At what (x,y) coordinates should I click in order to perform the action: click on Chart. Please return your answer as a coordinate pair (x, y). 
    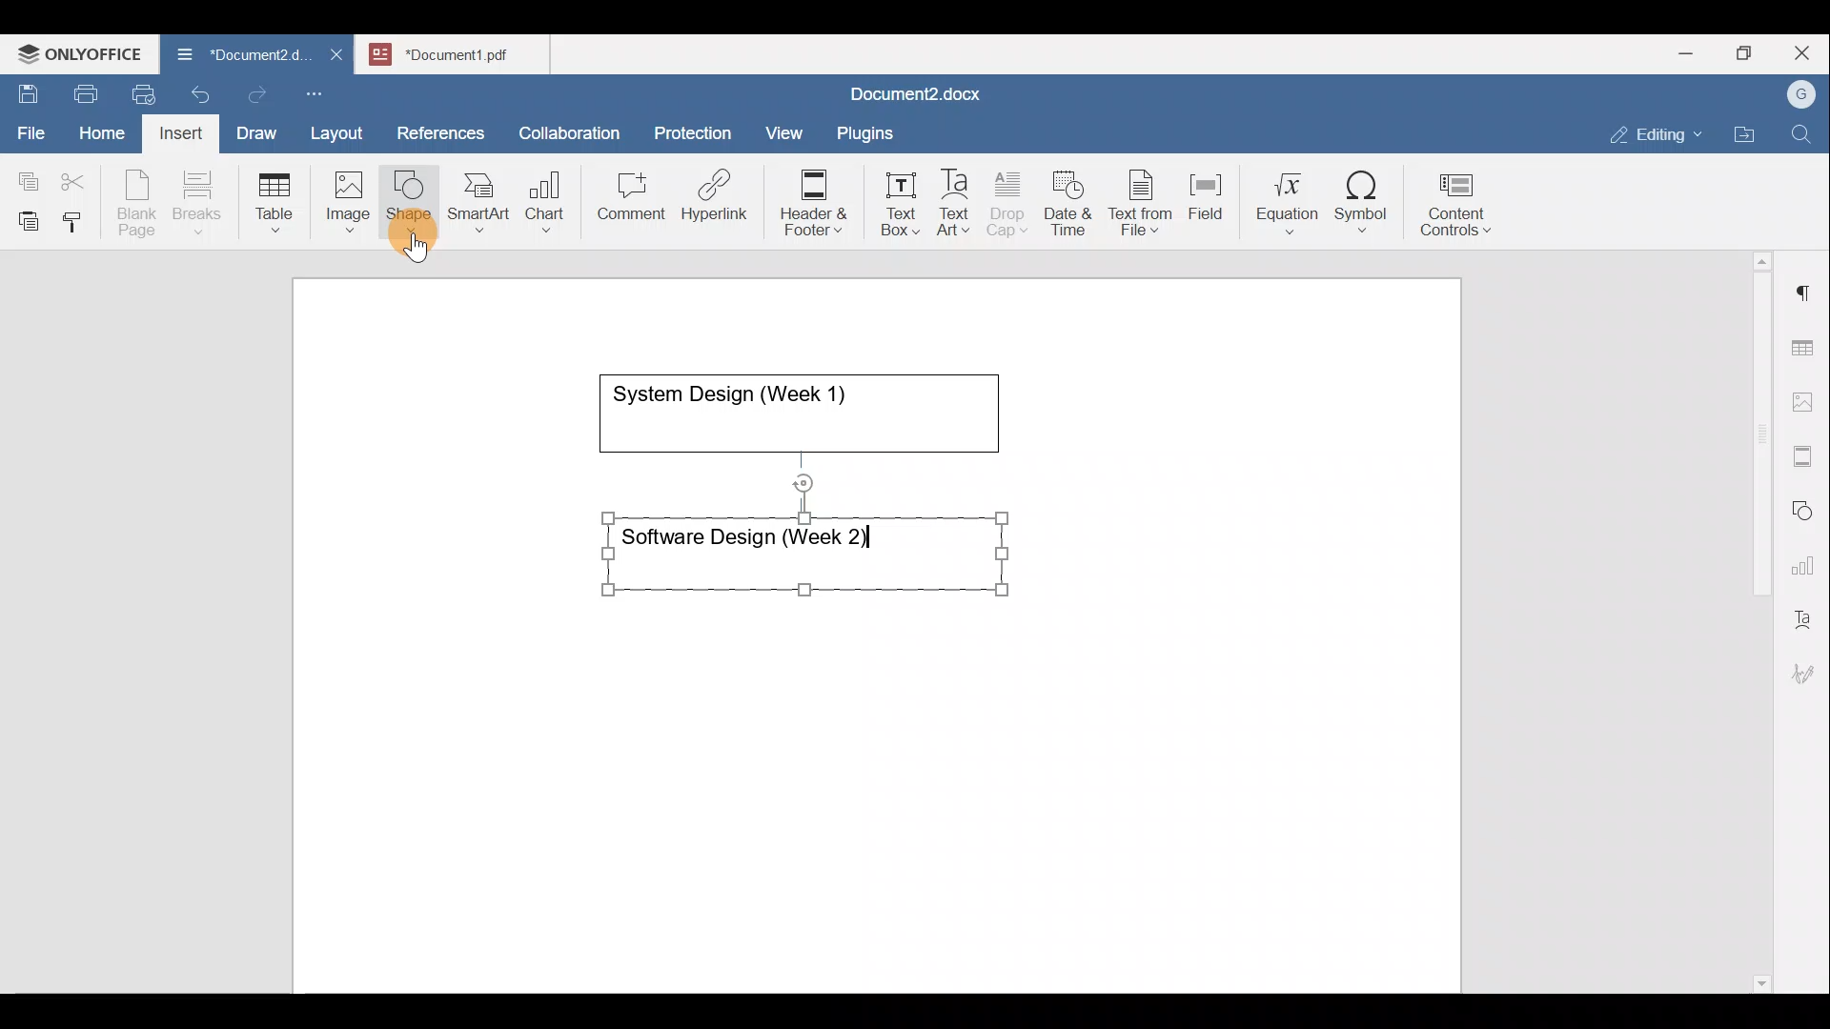
    Looking at the image, I should click on (541, 204).